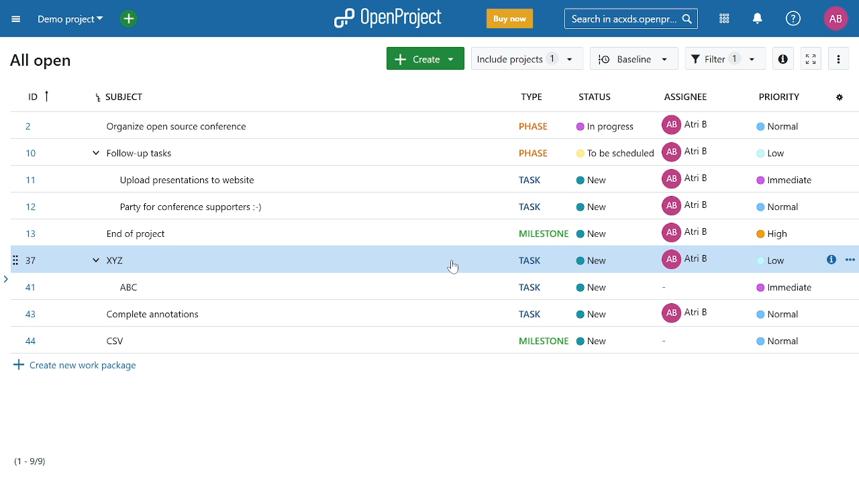 The height and width of the screenshot is (483, 859). I want to click on Projects, so click(71, 21).